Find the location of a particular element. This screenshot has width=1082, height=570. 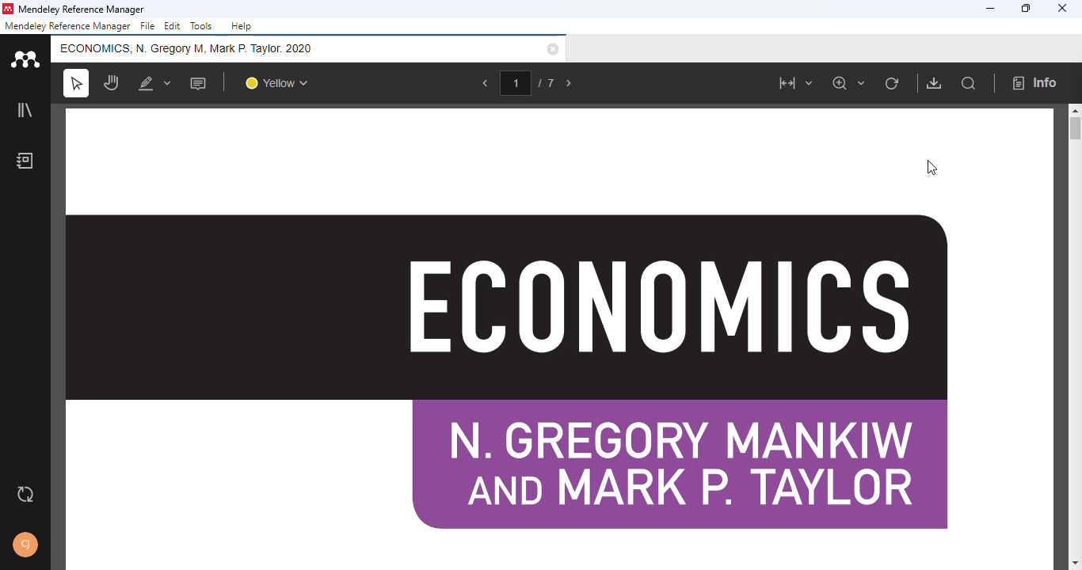

select is located at coordinates (76, 83).